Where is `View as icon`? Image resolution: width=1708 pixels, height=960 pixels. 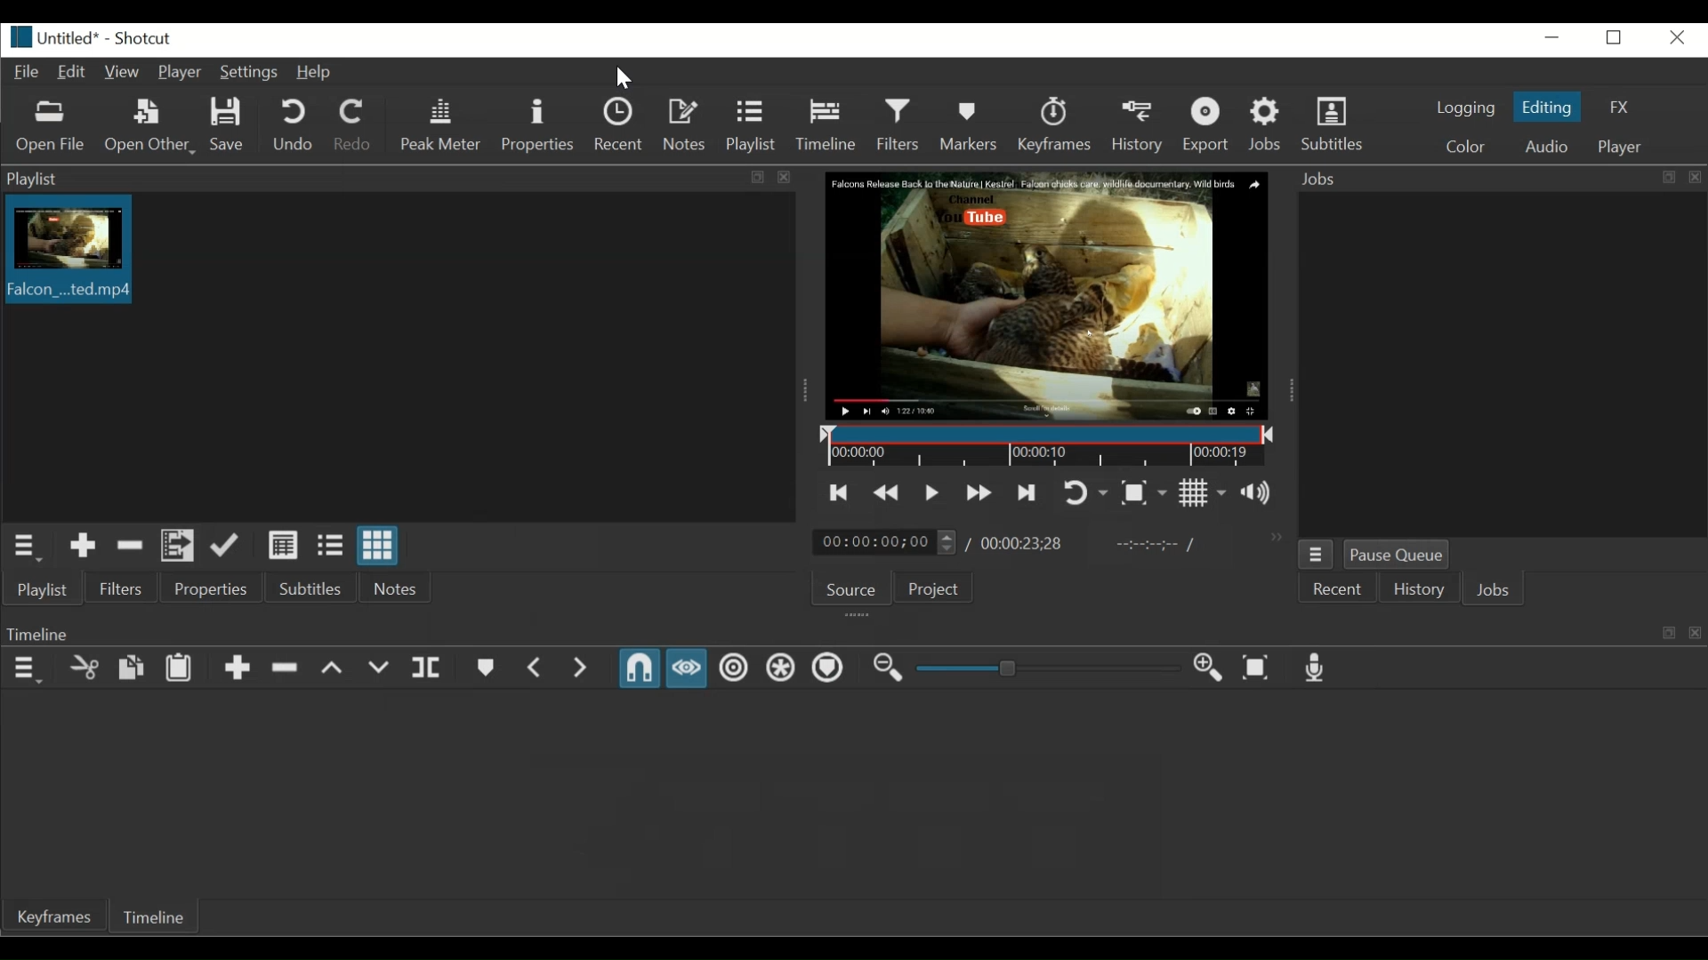 View as icon is located at coordinates (378, 547).